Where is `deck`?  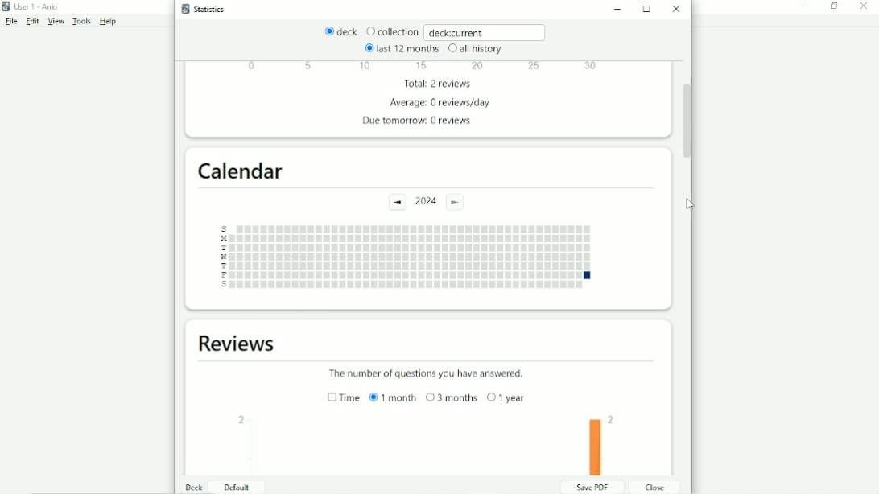 deck is located at coordinates (341, 32).